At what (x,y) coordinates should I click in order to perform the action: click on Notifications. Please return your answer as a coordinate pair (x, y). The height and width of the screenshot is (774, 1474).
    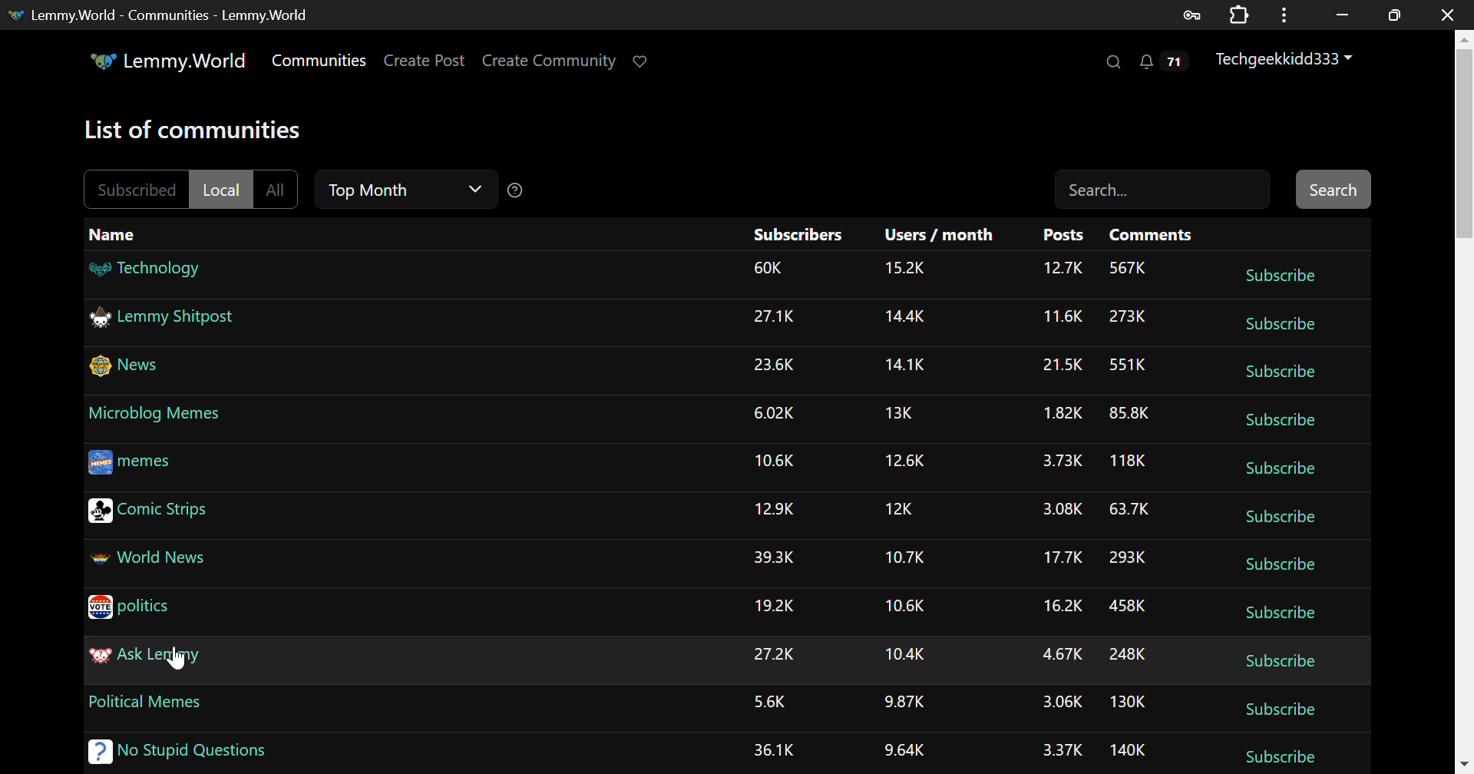
    Looking at the image, I should click on (1167, 62).